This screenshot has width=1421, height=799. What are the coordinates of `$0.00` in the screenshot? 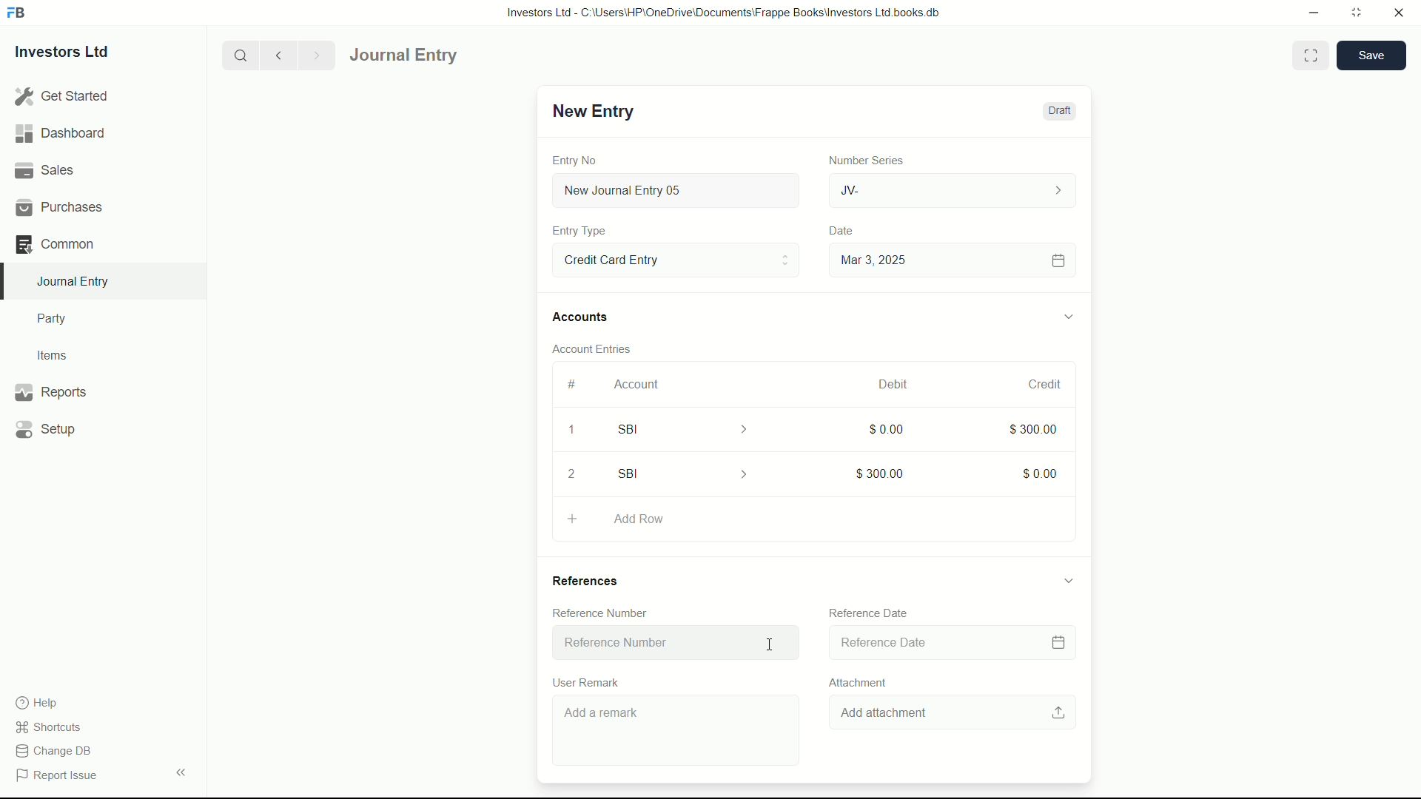 It's located at (1038, 472).